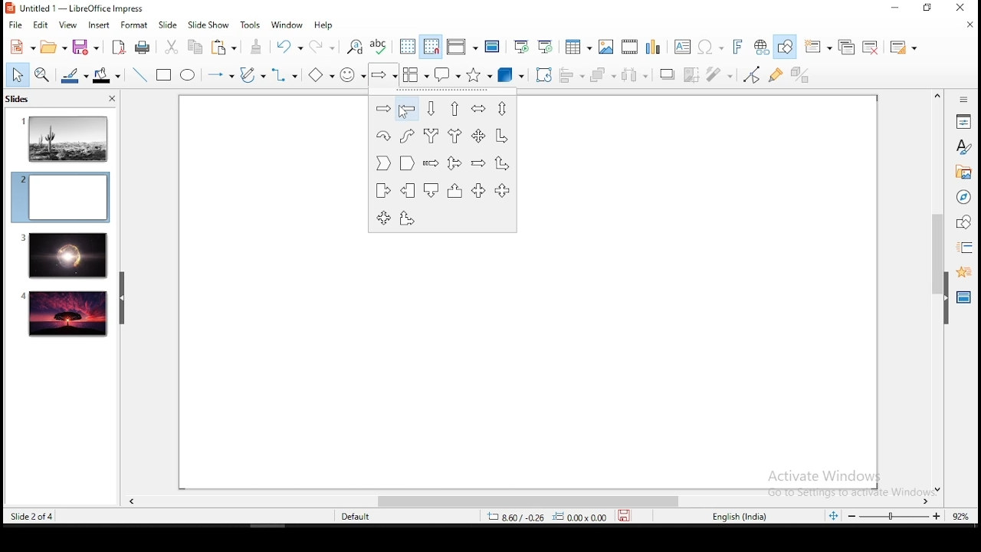 This screenshot has width=981, height=552. What do you see at coordinates (65, 314) in the screenshot?
I see `slide` at bounding box center [65, 314].